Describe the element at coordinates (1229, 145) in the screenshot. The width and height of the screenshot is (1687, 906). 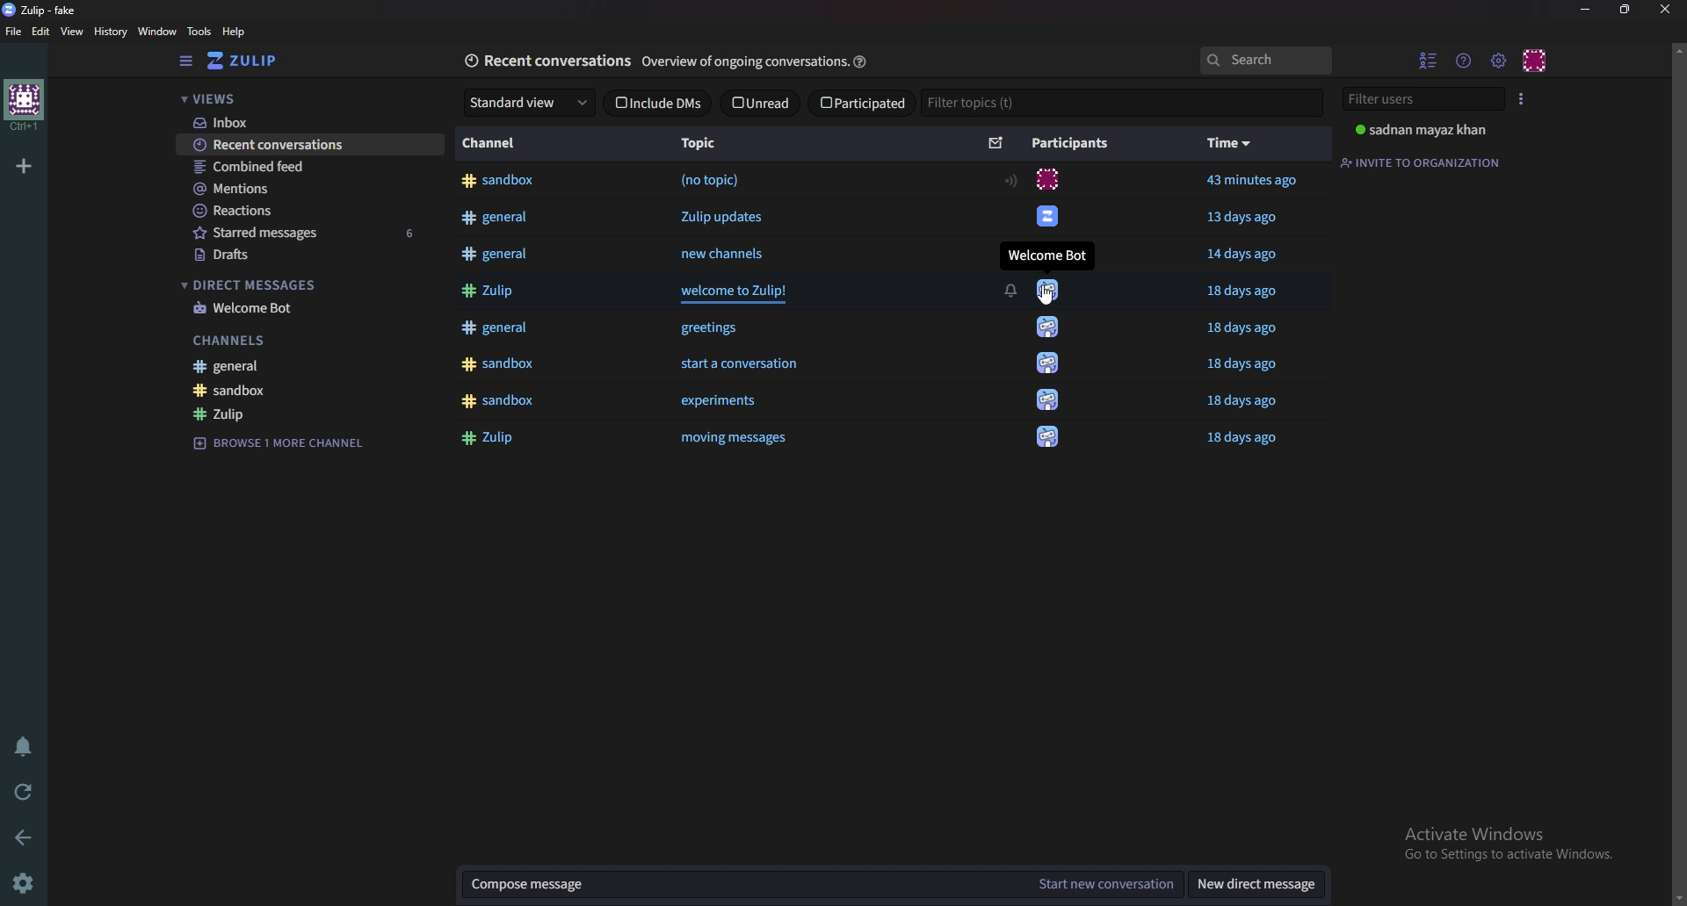
I see `time` at that location.